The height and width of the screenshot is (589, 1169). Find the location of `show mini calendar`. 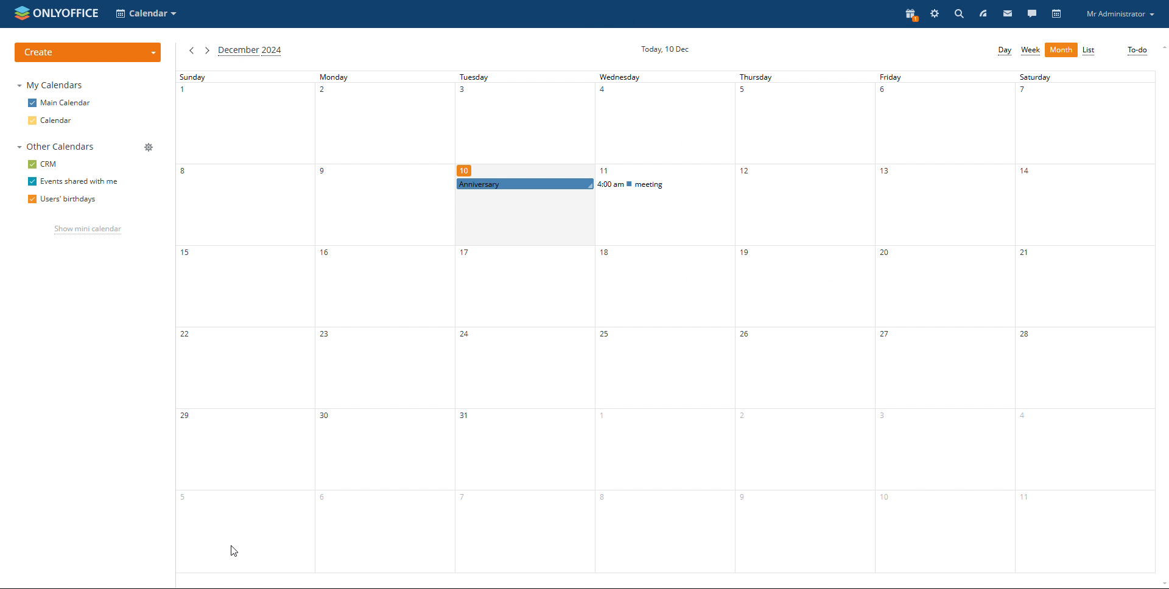

show mini calendar is located at coordinates (89, 230).